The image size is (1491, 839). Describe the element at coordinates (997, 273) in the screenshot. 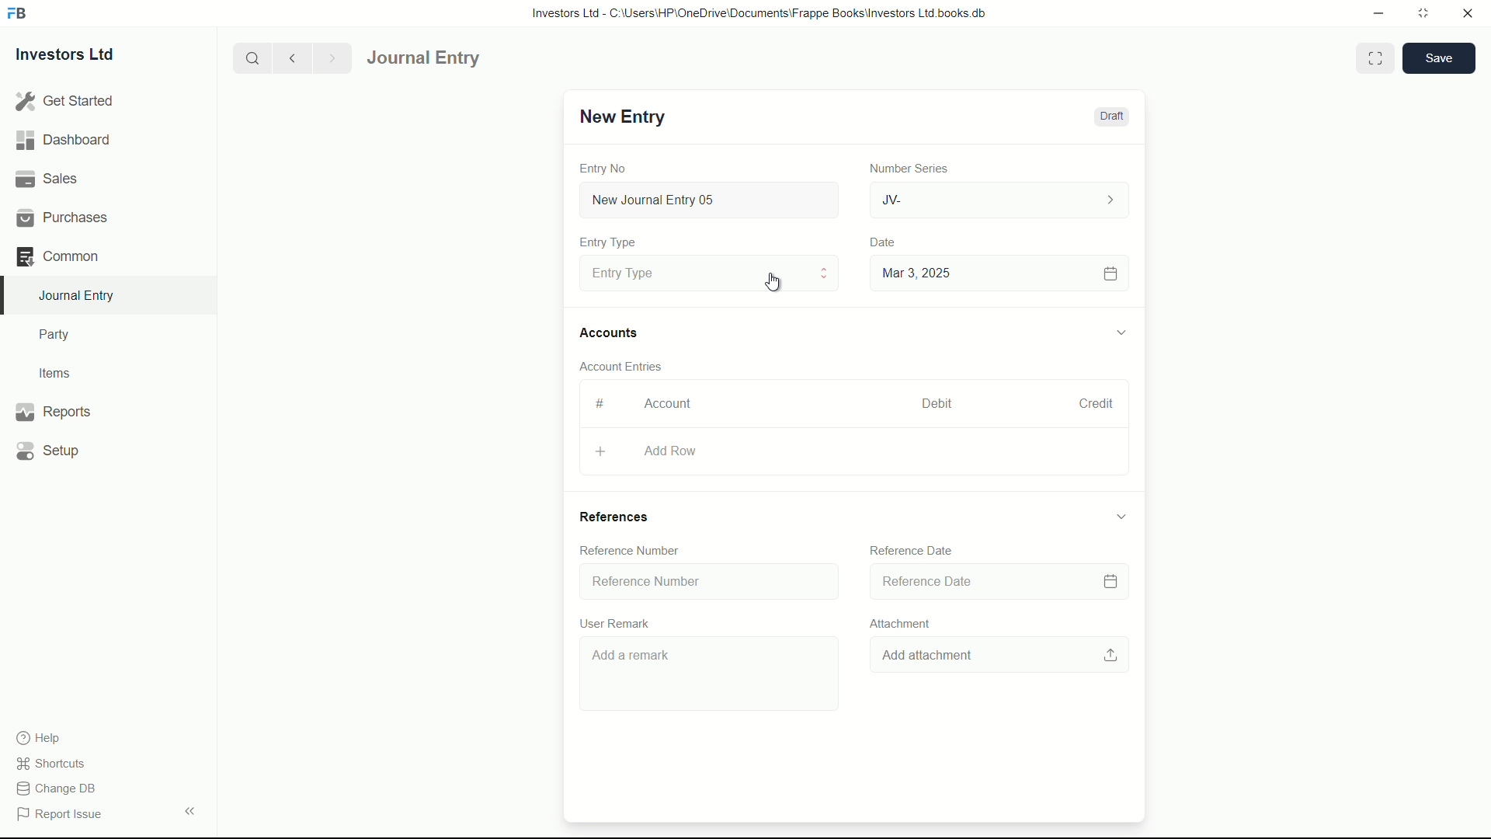

I see `Mar 3, 2025` at that location.